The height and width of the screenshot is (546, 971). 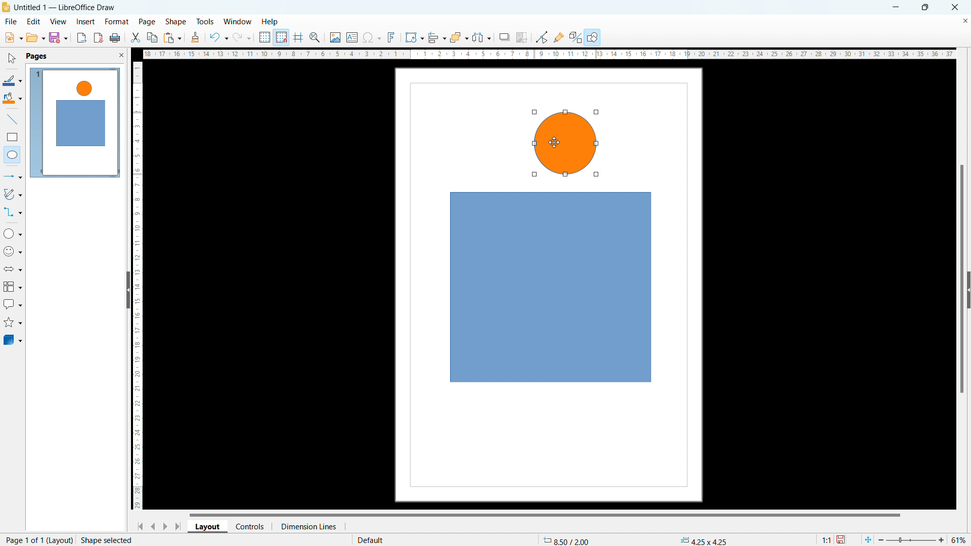 What do you see at coordinates (36, 56) in the screenshot?
I see `pages` at bounding box center [36, 56].